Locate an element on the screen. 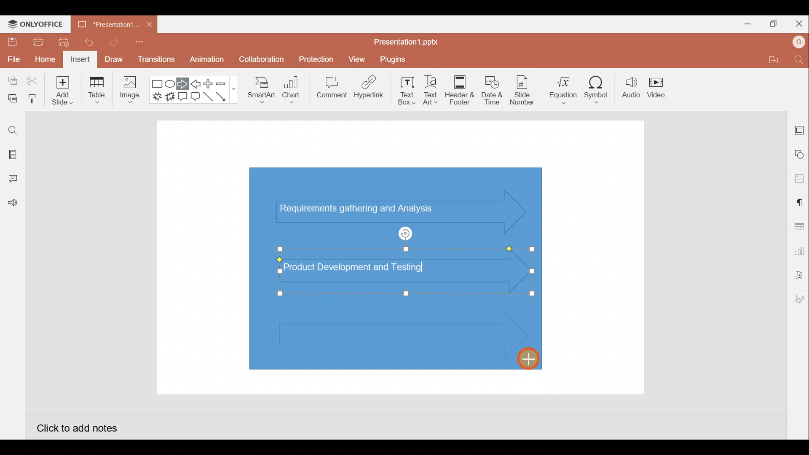 The width and height of the screenshot is (809, 455). Explosion 1 is located at coordinates (157, 96).